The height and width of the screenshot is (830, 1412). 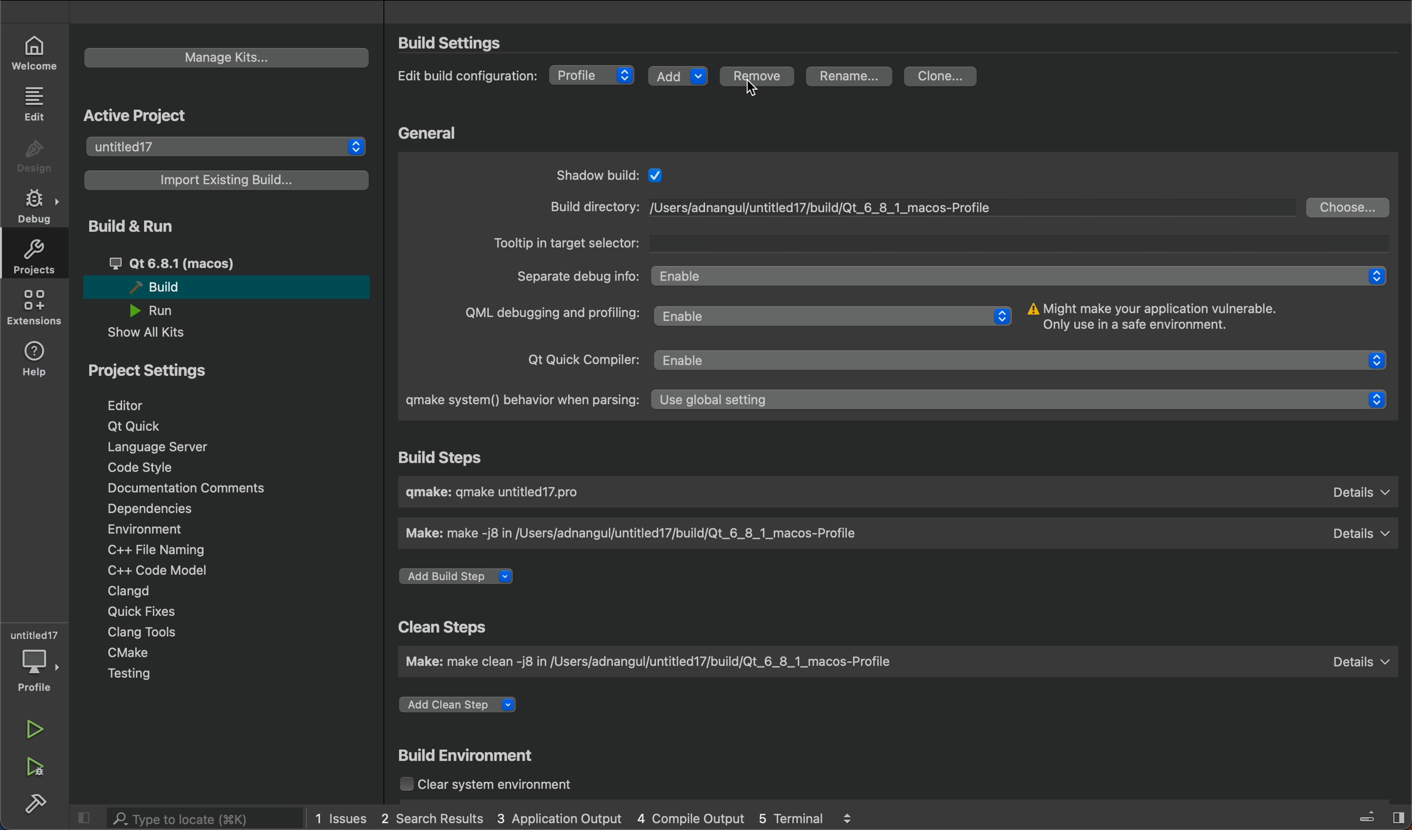 What do you see at coordinates (156, 334) in the screenshot?
I see `show all kits` at bounding box center [156, 334].